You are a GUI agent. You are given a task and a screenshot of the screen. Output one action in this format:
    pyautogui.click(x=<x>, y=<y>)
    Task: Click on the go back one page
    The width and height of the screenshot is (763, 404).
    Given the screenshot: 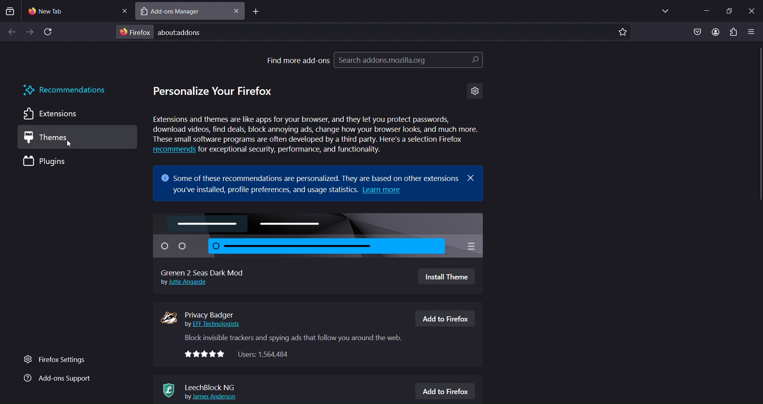 What is the action you would take?
    pyautogui.click(x=12, y=31)
    